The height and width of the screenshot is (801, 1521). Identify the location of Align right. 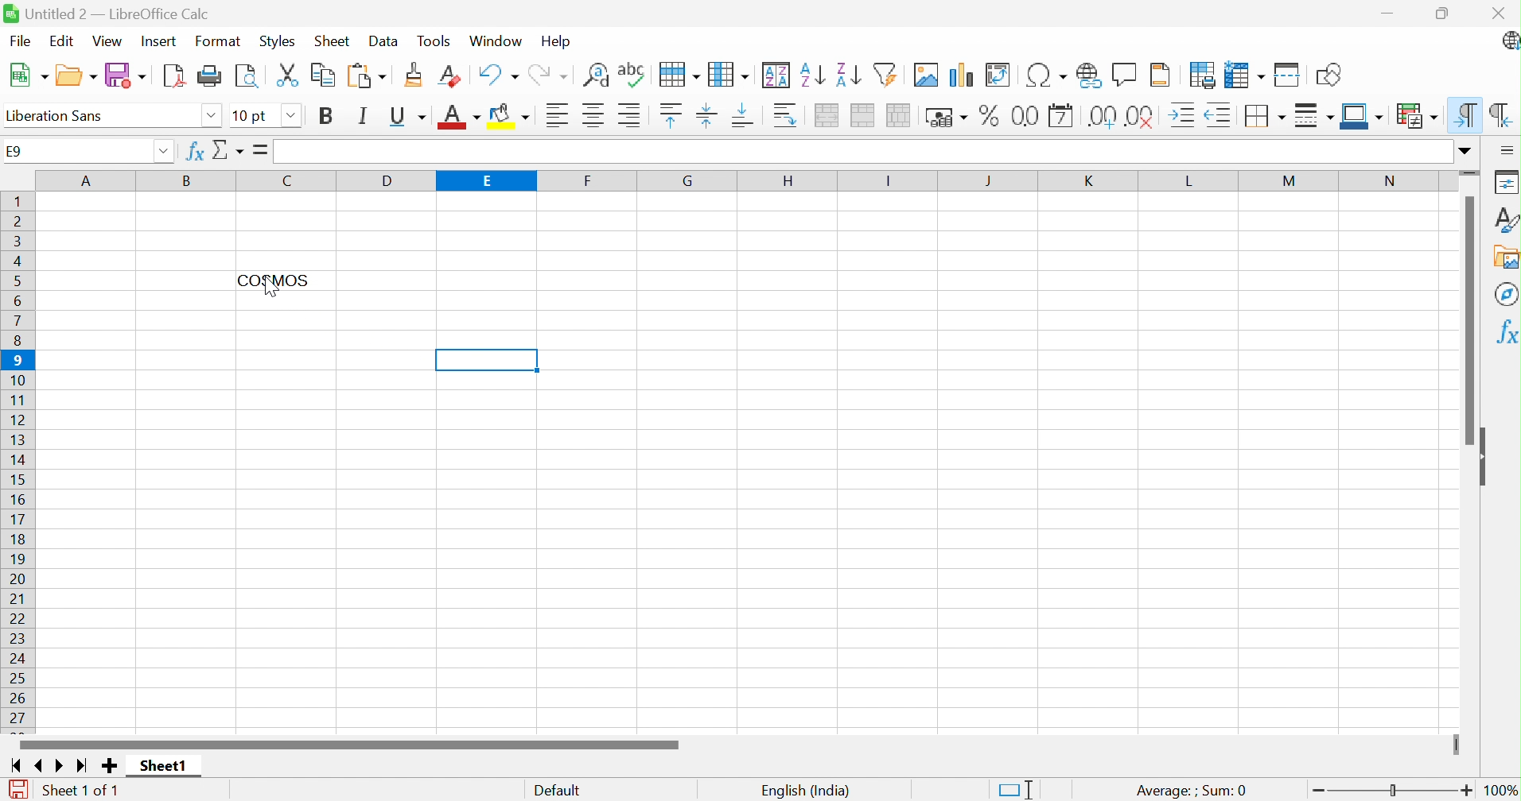
(559, 114).